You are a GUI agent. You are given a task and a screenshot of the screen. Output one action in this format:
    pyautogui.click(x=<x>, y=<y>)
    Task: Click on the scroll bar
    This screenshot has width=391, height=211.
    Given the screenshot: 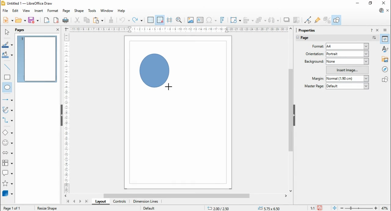 What is the action you would take?
    pyautogui.click(x=291, y=109)
    